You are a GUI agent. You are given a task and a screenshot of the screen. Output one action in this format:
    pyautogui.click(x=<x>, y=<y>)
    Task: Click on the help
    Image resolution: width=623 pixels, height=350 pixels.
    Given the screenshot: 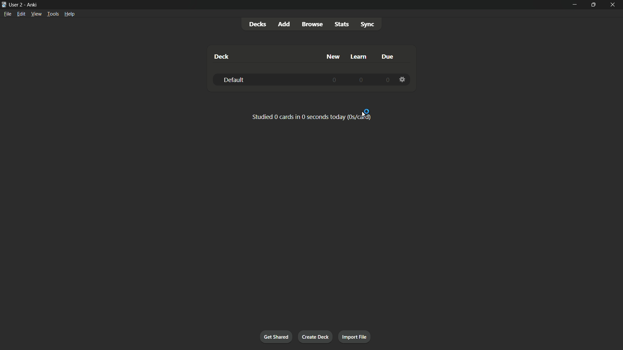 What is the action you would take?
    pyautogui.click(x=70, y=14)
    